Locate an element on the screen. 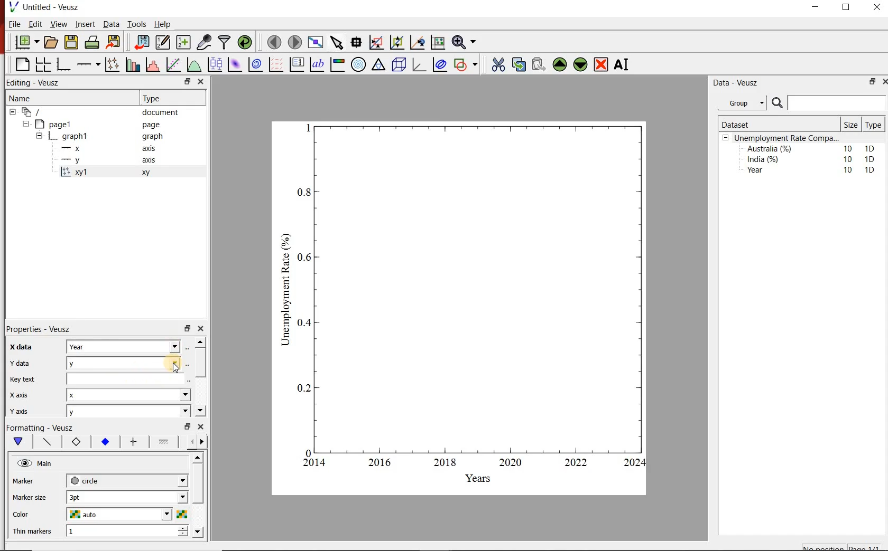  Thin markers is located at coordinates (33, 532).